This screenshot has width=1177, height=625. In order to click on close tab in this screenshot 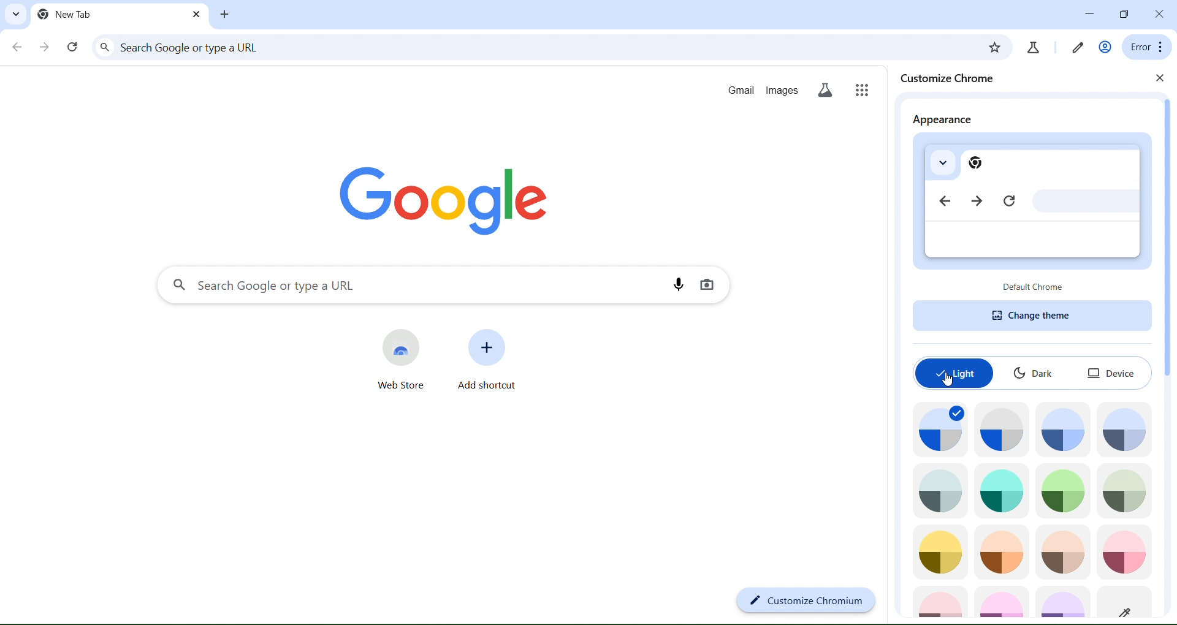, I will do `click(227, 16)`.